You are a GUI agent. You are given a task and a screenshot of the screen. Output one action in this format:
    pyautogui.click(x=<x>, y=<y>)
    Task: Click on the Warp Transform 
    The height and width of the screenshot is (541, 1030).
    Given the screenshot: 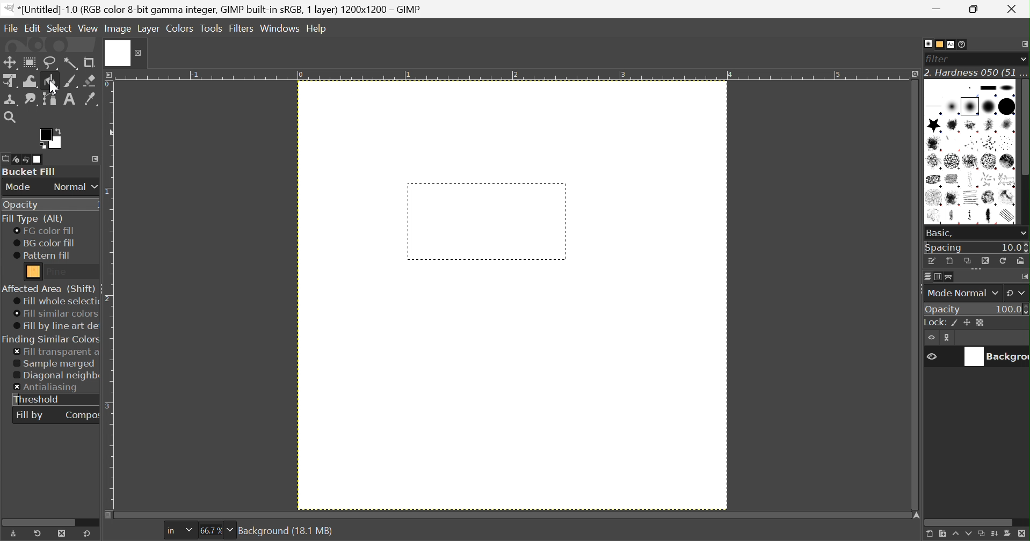 What is the action you would take?
    pyautogui.click(x=31, y=81)
    